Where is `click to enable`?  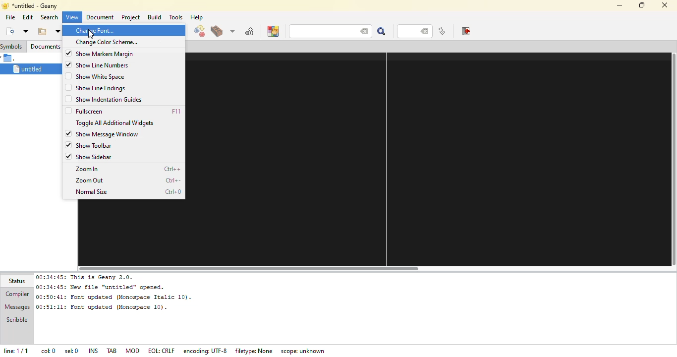
click to enable is located at coordinates (68, 99).